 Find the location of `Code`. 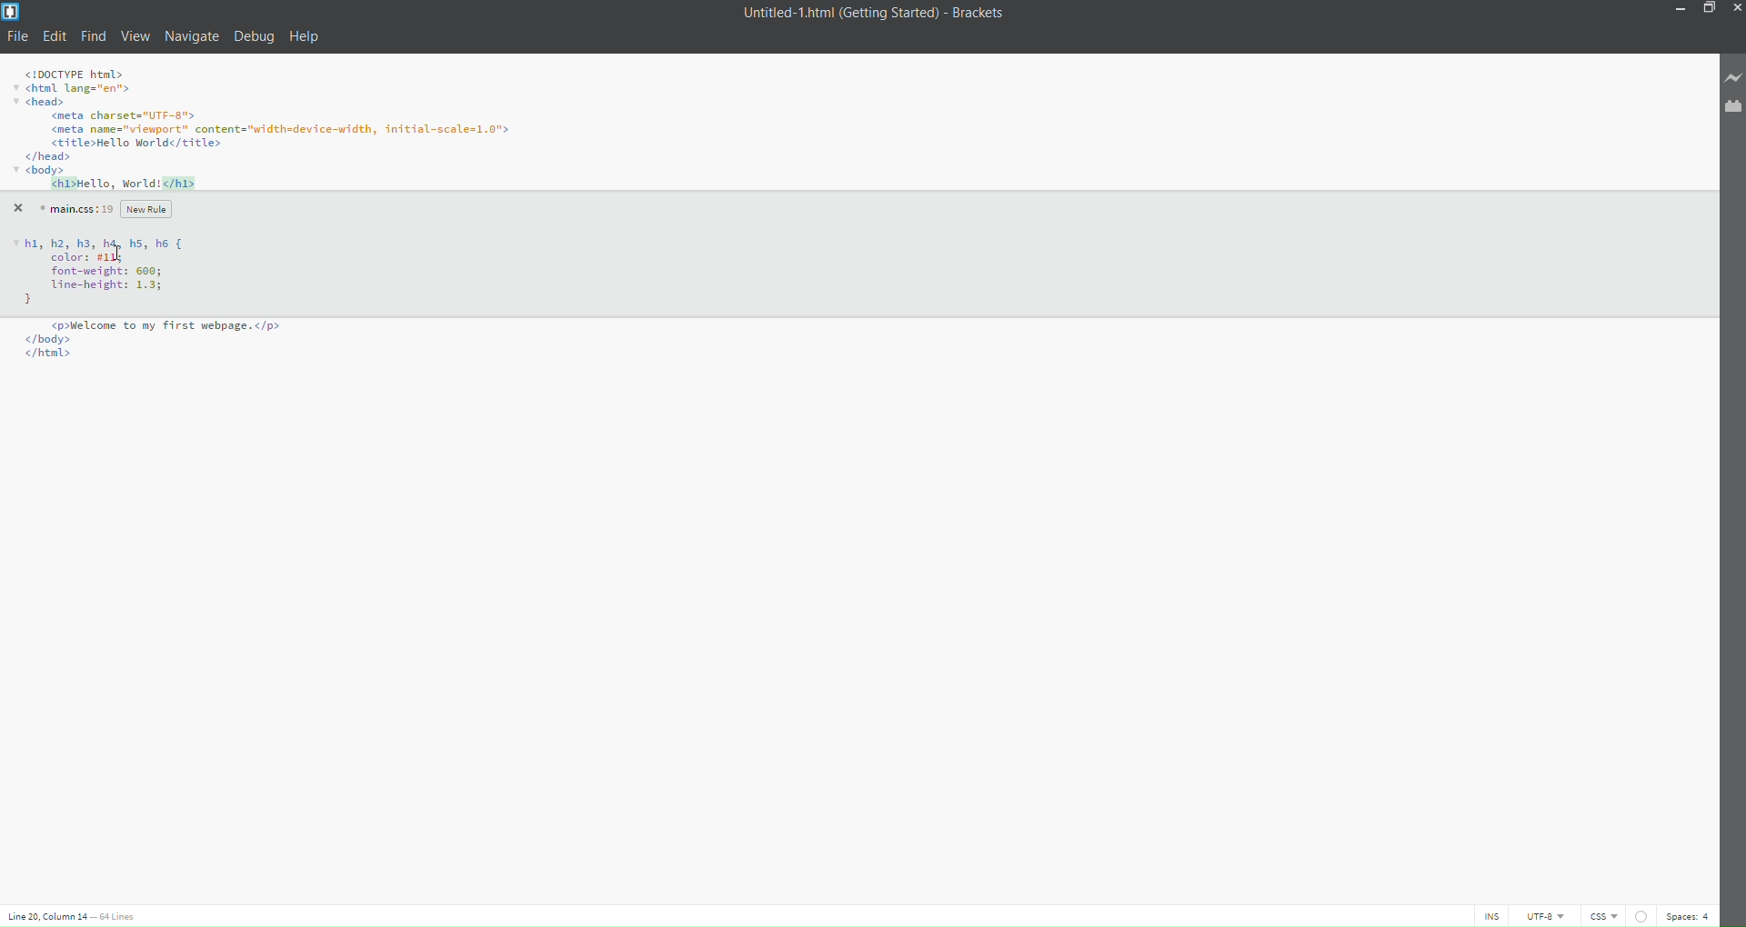

Code is located at coordinates (163, 347).